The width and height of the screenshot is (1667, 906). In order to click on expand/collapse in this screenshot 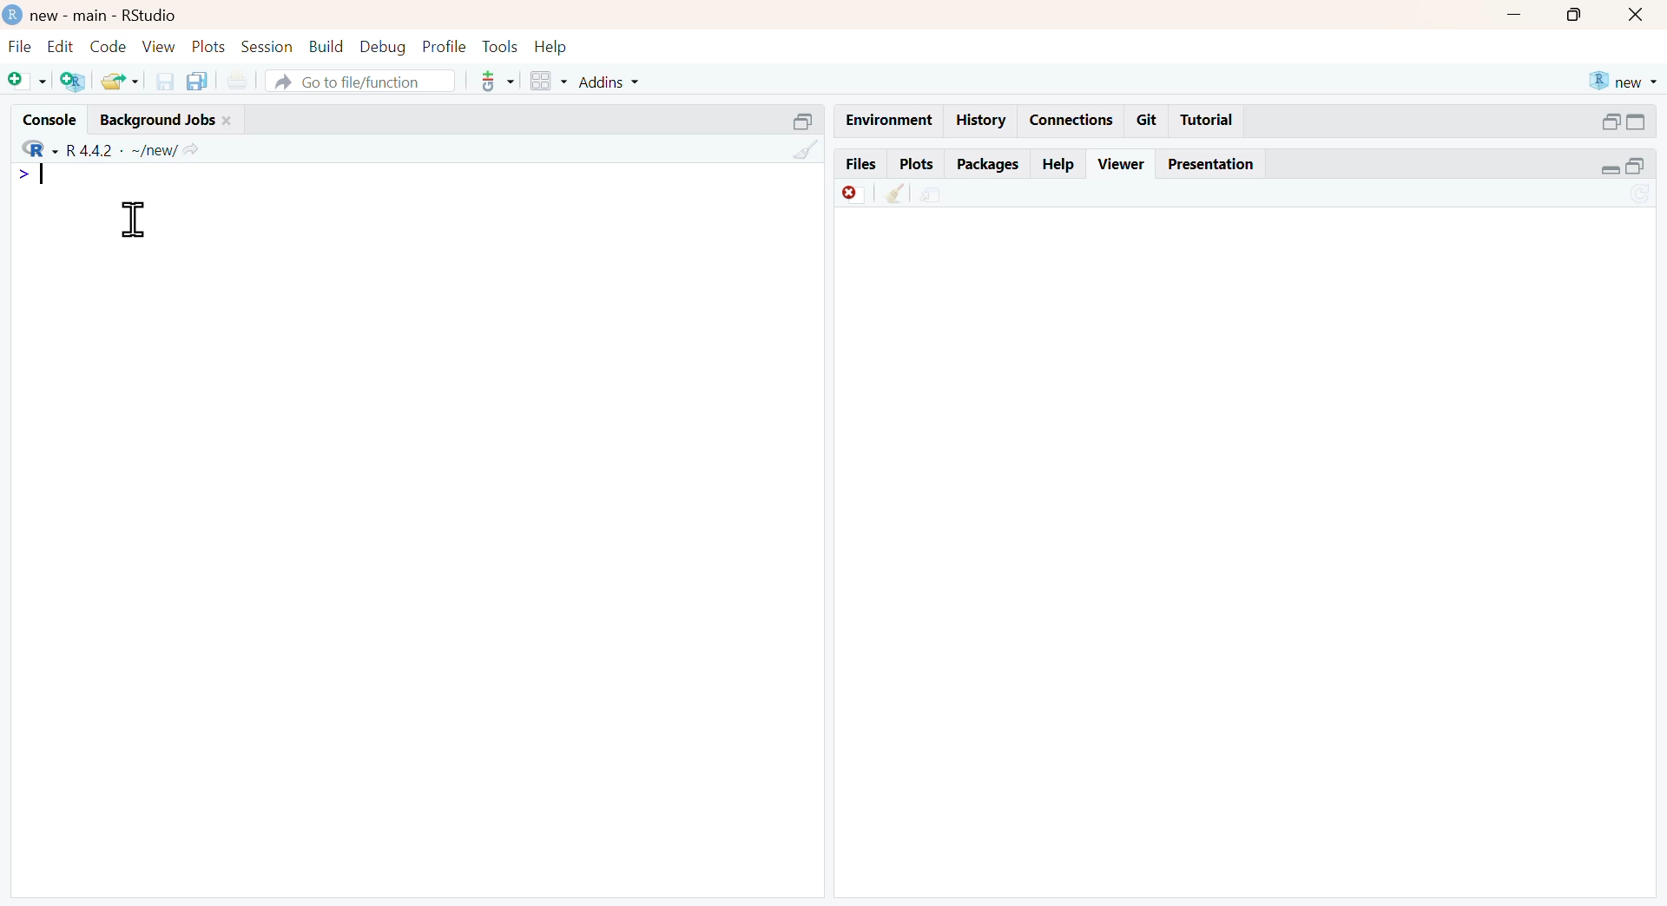, I will do `click(1637, 123)`.